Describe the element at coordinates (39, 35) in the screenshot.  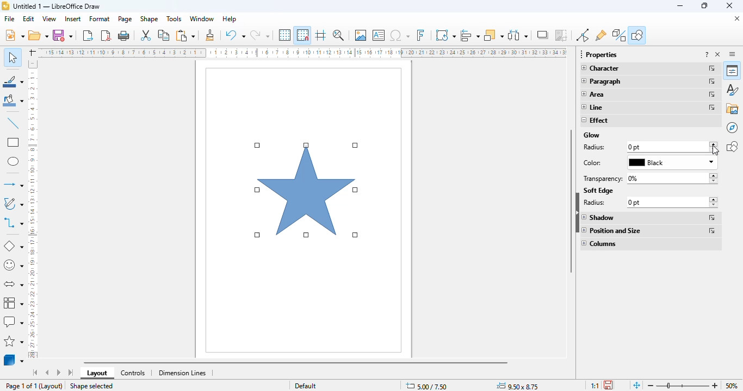
I see `open` at that location.